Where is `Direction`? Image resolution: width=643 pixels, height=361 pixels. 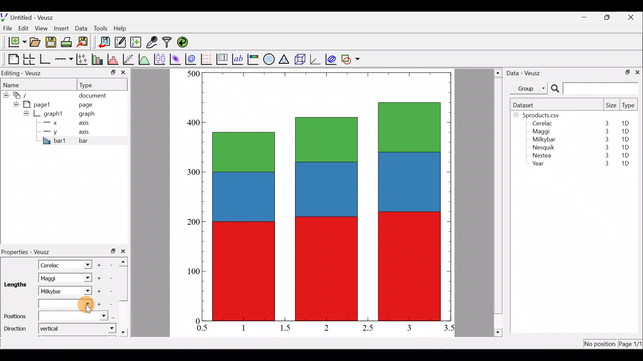 Direction is located at coordinates (17, 329).